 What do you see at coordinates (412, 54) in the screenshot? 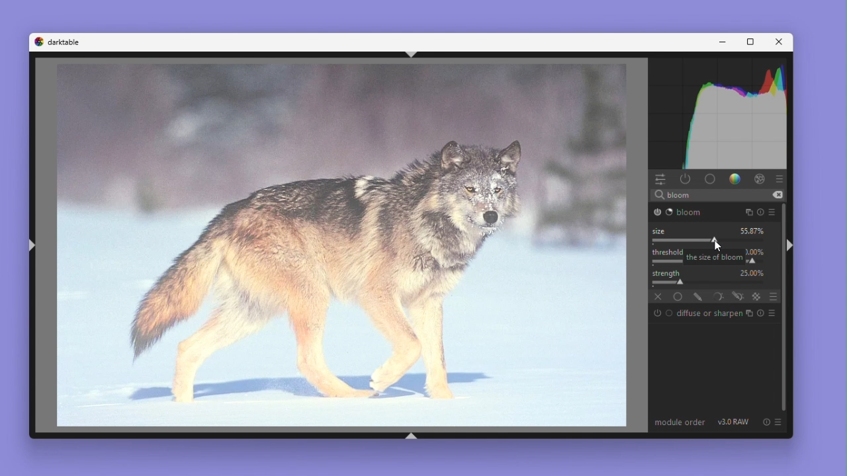
I see `shift+ctrl+t` at bounding box center [412, 54].